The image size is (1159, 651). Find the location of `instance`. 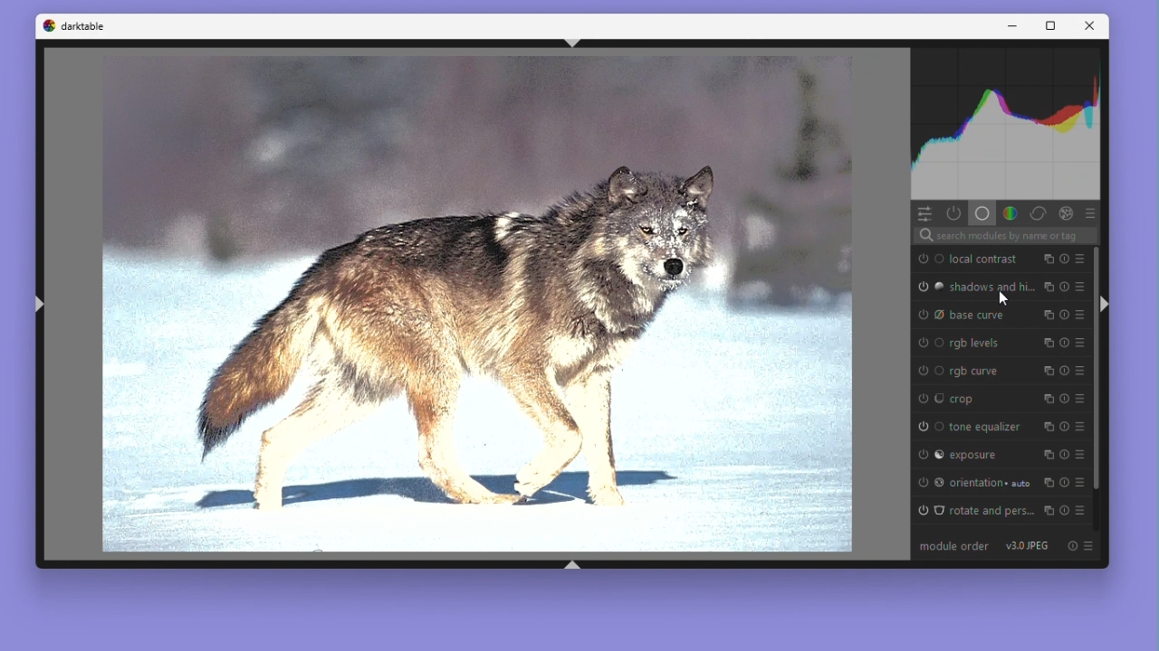

instance is located at coordinates (1047, 398).